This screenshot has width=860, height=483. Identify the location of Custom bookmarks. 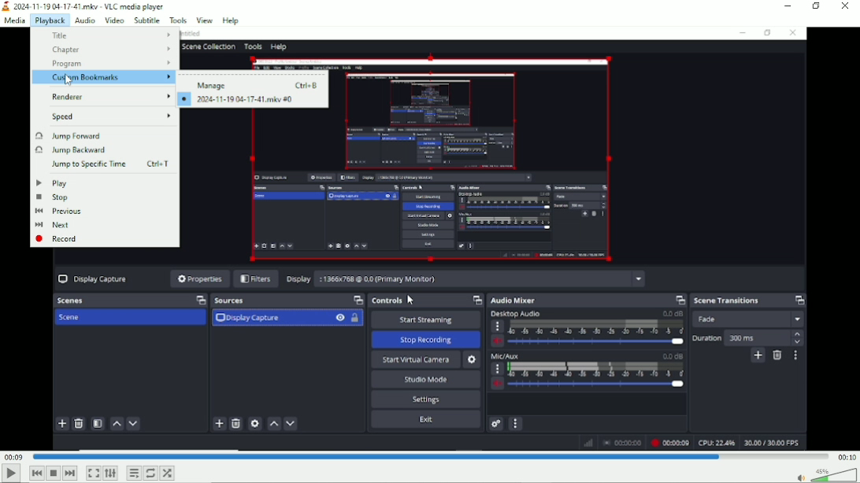
(104, 77).